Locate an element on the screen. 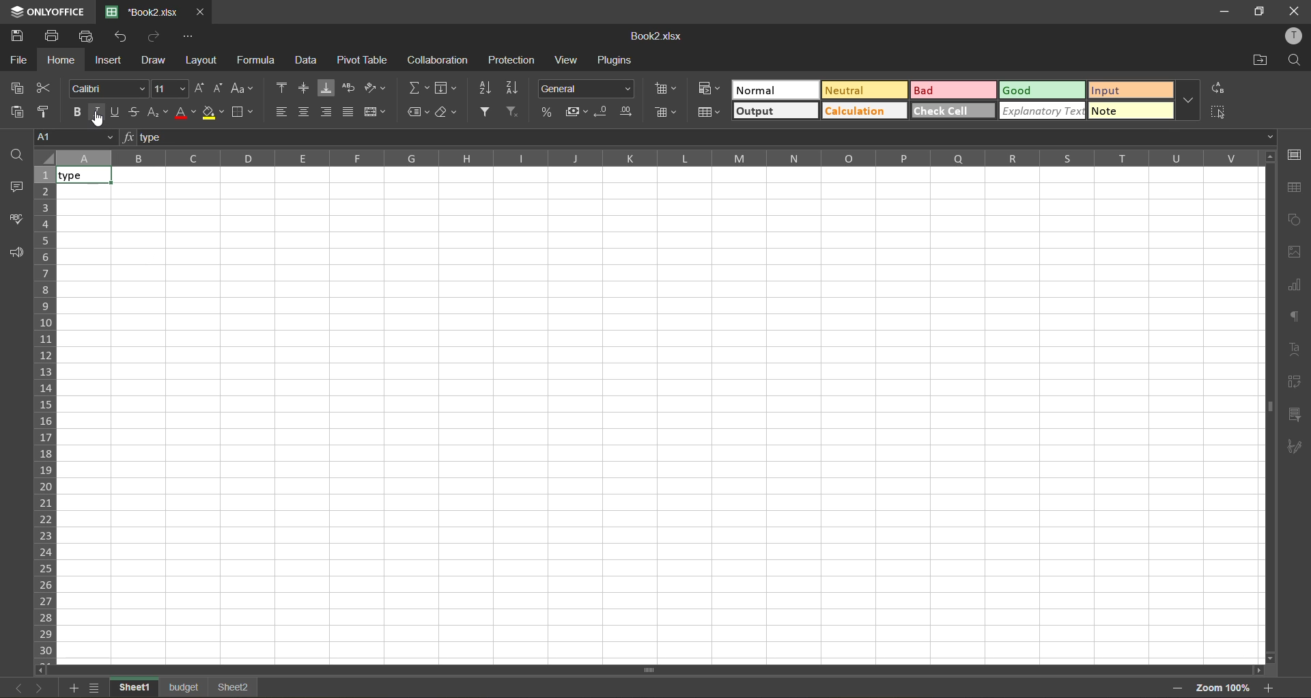 Image resolution: width=1311 pixels, height=698 pixels. replace is located at coordinates (1220, 89).